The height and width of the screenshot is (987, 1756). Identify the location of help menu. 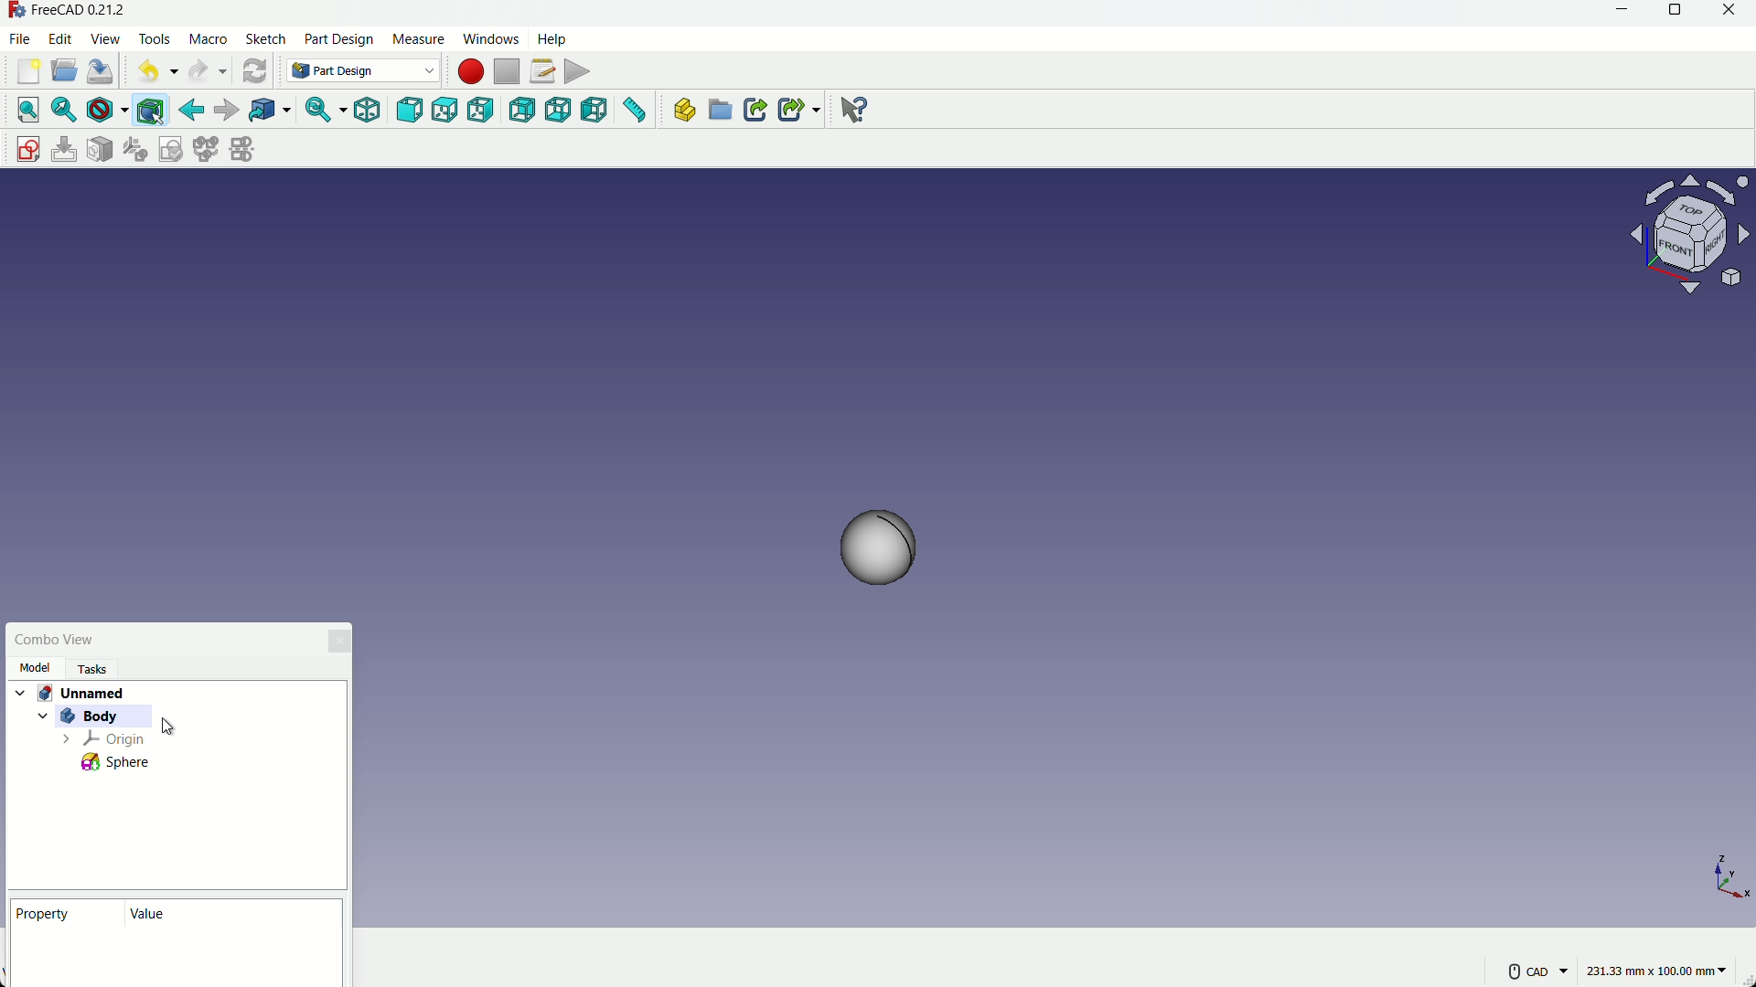
(551, 39).